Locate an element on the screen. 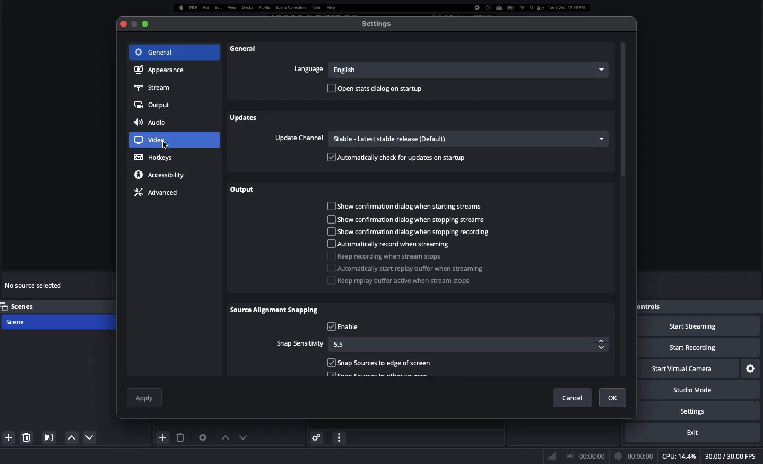  Settings is located at coordinates (707, 411).